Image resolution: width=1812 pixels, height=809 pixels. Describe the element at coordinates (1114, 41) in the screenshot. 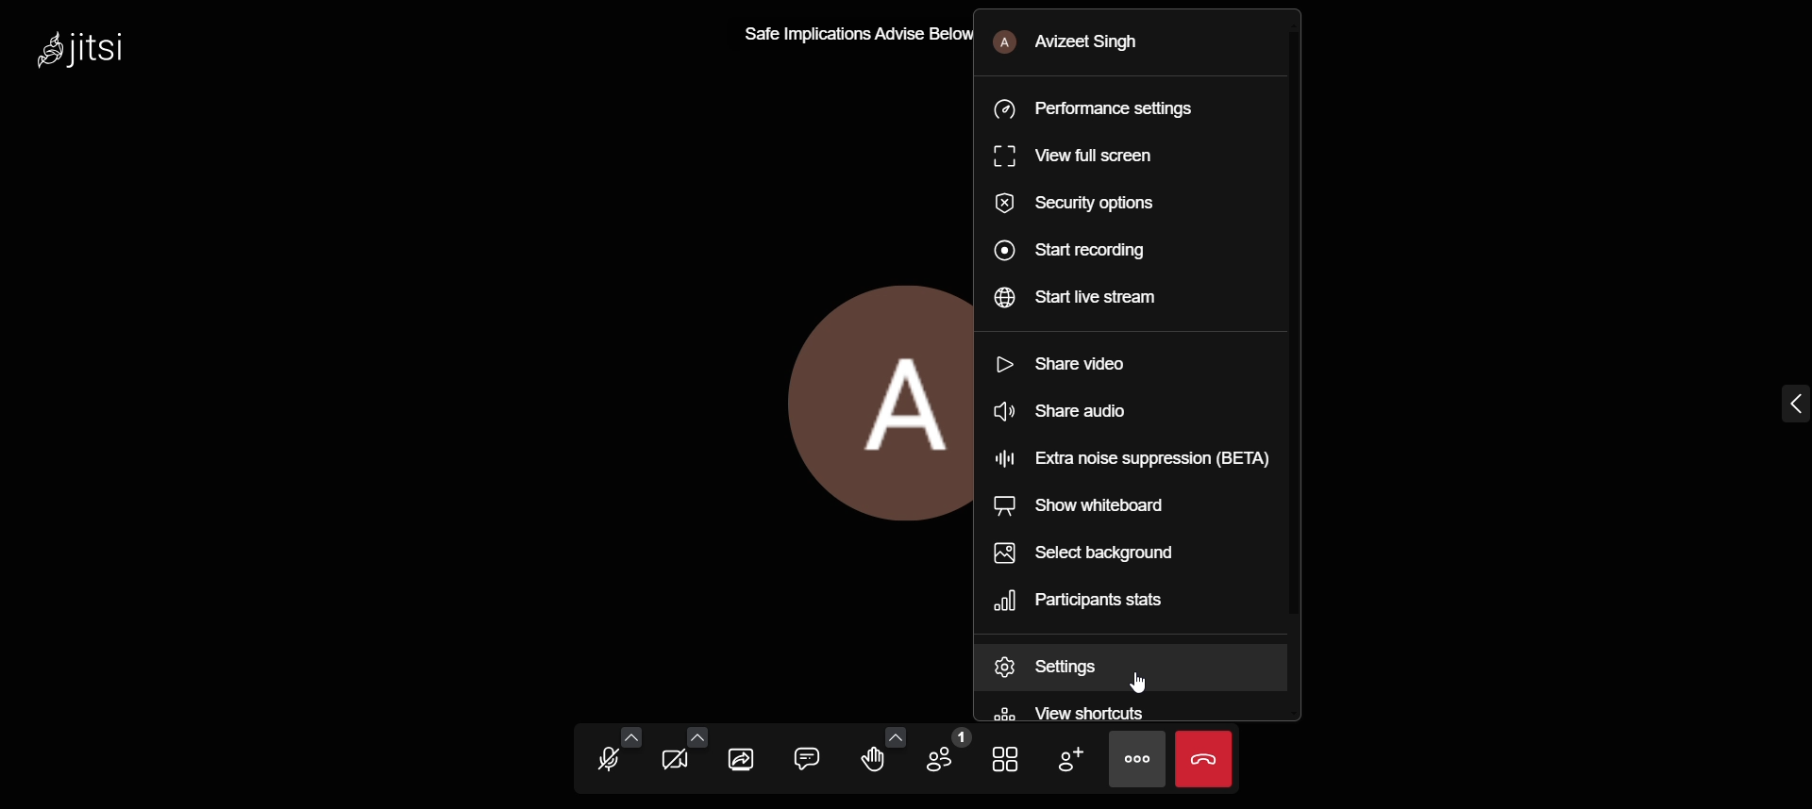

I see `avizeet singh` at that location.